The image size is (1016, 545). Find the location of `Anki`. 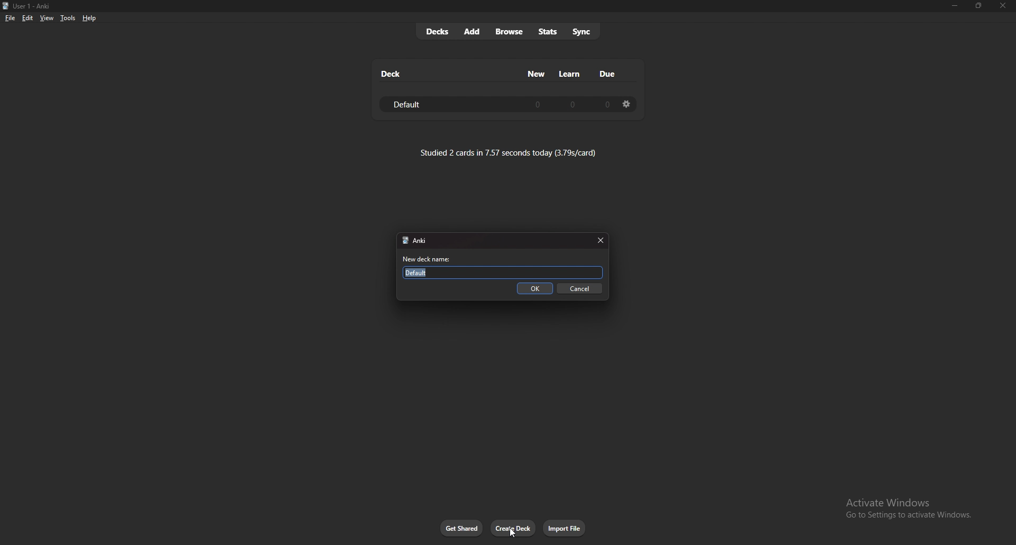

Anki is located at coordinates (427, 241).